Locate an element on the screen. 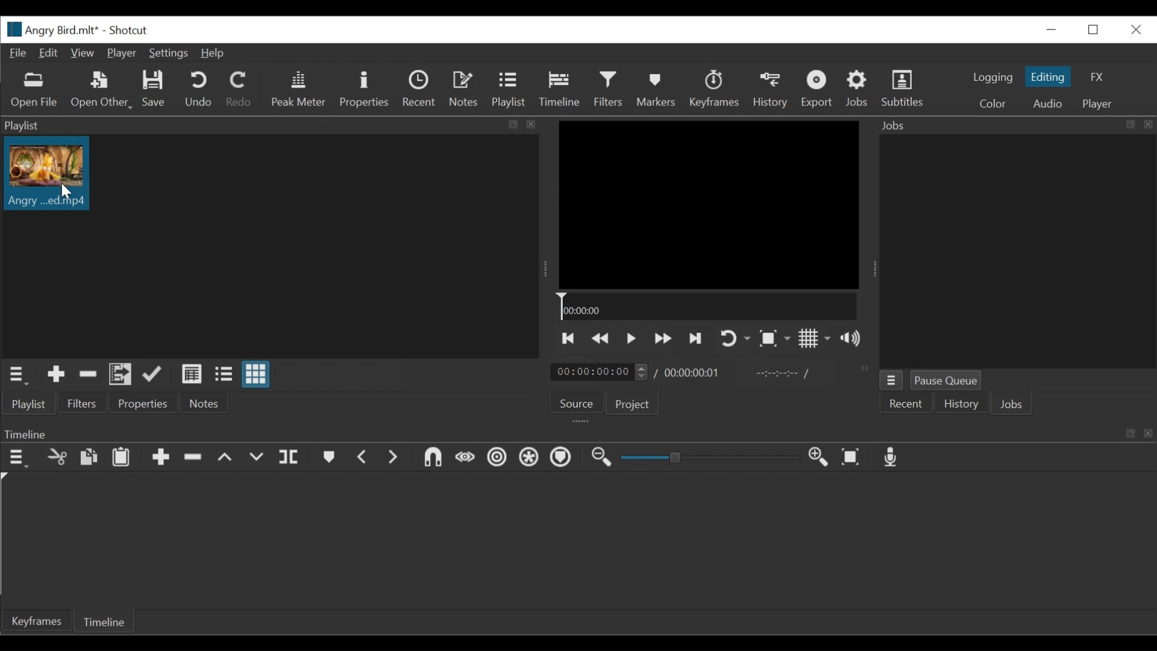  File is located at coordinates (17, 52).